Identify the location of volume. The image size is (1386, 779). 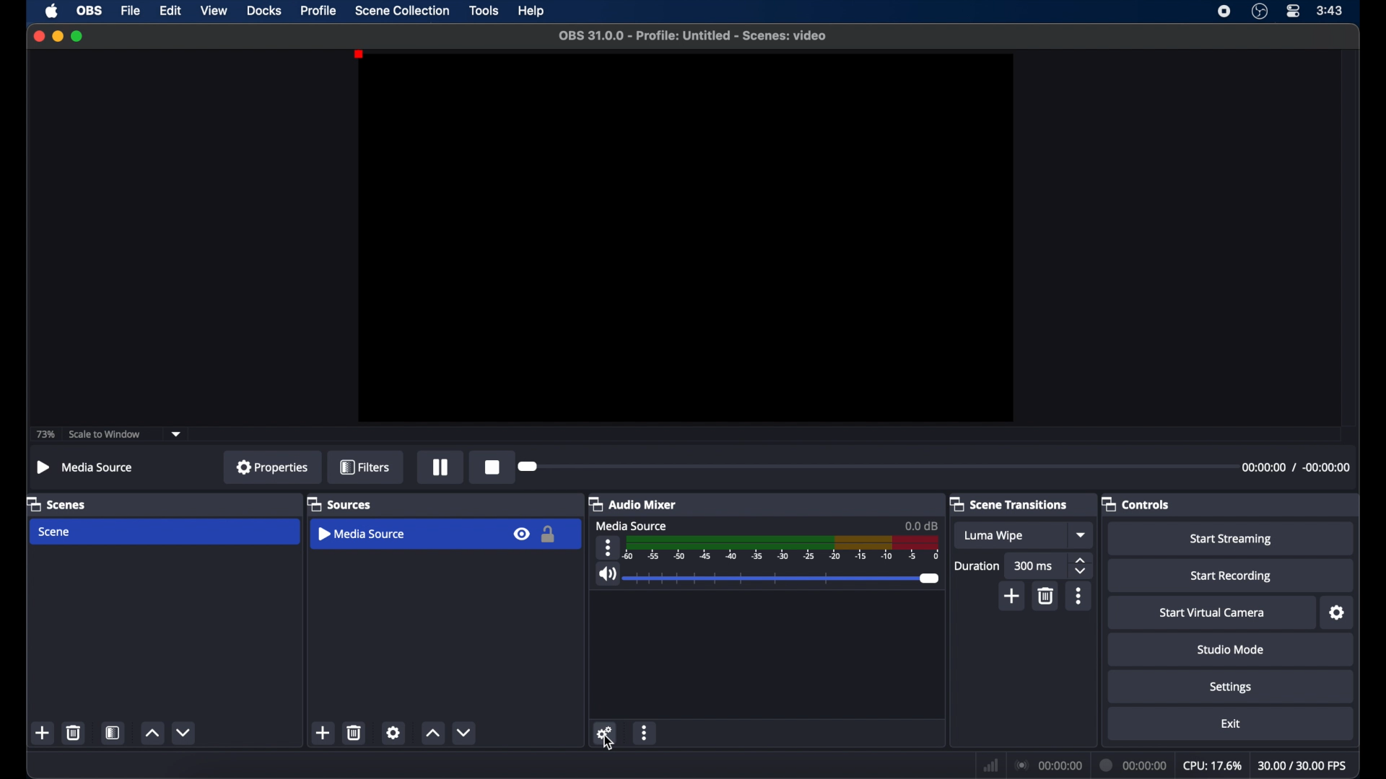
(606, 574).